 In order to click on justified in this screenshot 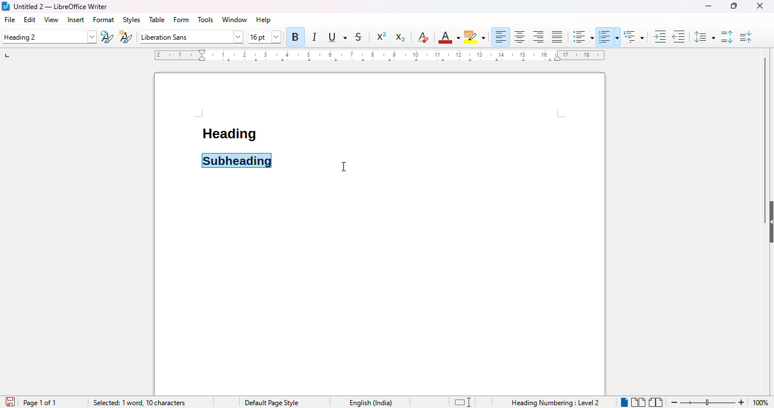, I will do `click(557, 36)`.